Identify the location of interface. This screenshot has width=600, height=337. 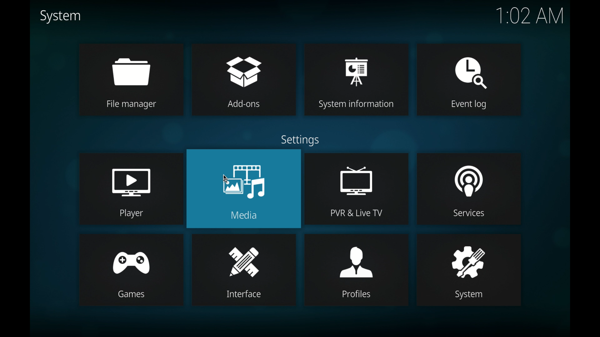
(244, 257).